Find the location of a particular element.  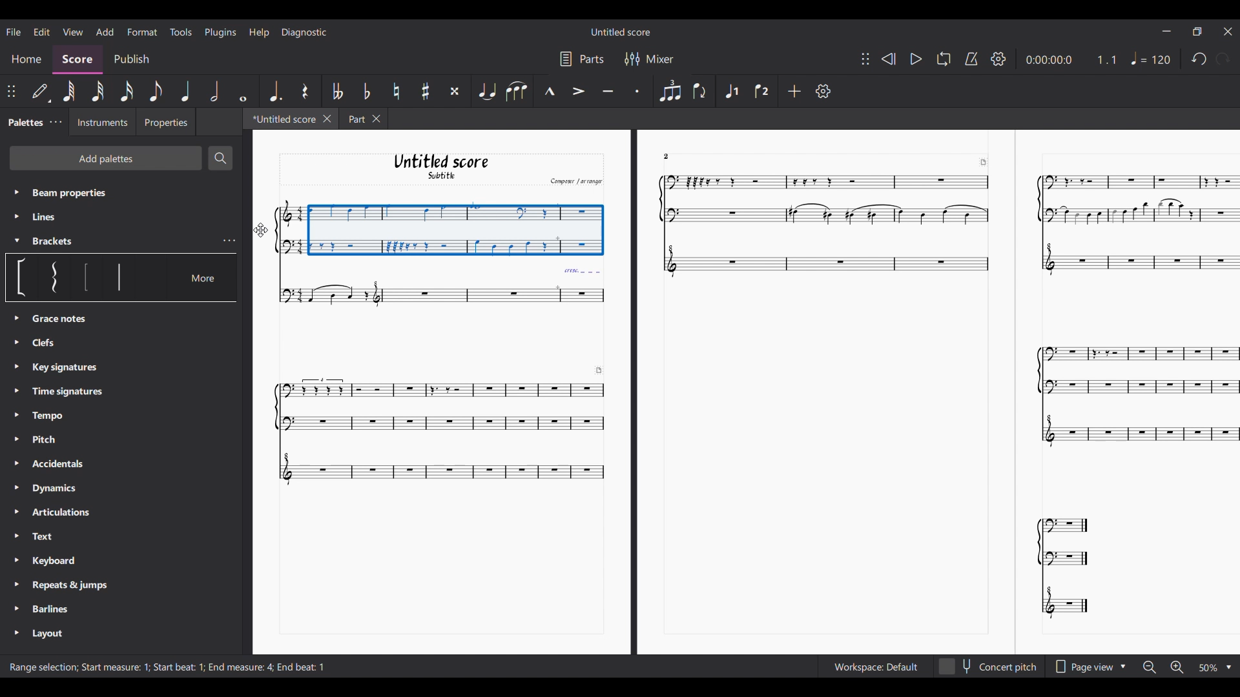

Key Signatures is located at coordinates (65, 369).